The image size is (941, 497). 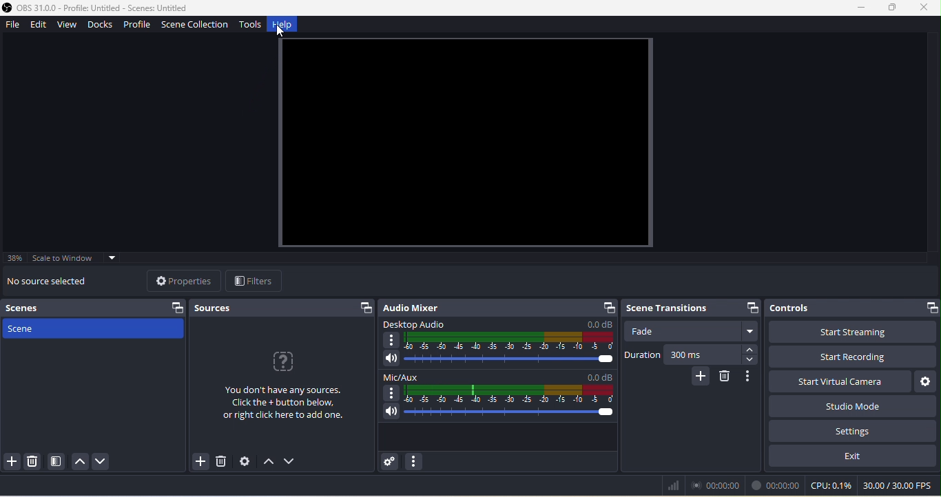 What do you see at coordinates (81, 461) in the screenshot?
I see `up` at bounding box center [81, 461].